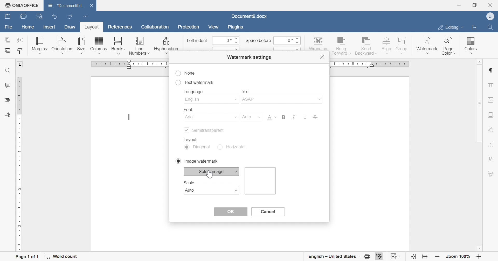  What do you see at coordinates (61, 256) in the screenshot?
I see `word count` at bounding box center [61, 256].